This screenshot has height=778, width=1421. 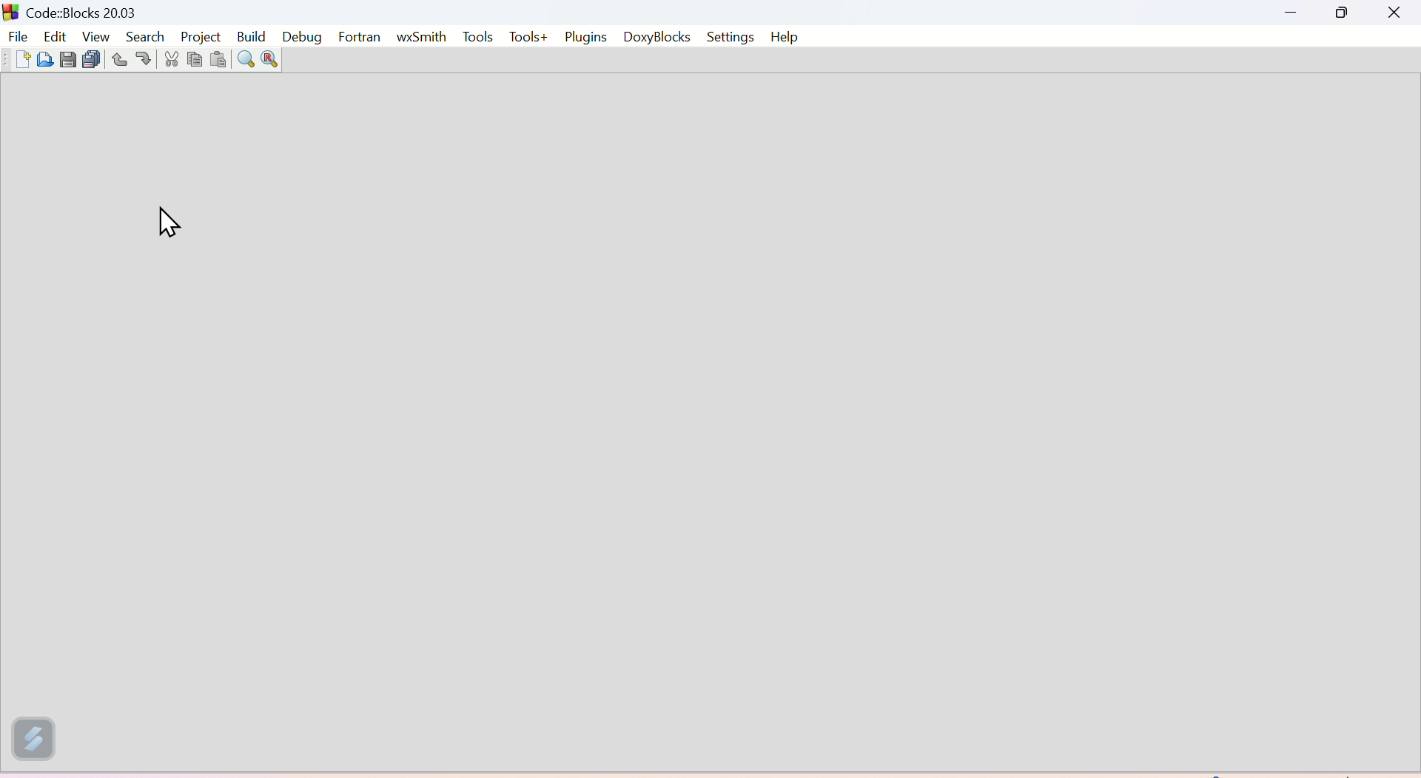 I want to click on paste, so click(x=218, y=57).